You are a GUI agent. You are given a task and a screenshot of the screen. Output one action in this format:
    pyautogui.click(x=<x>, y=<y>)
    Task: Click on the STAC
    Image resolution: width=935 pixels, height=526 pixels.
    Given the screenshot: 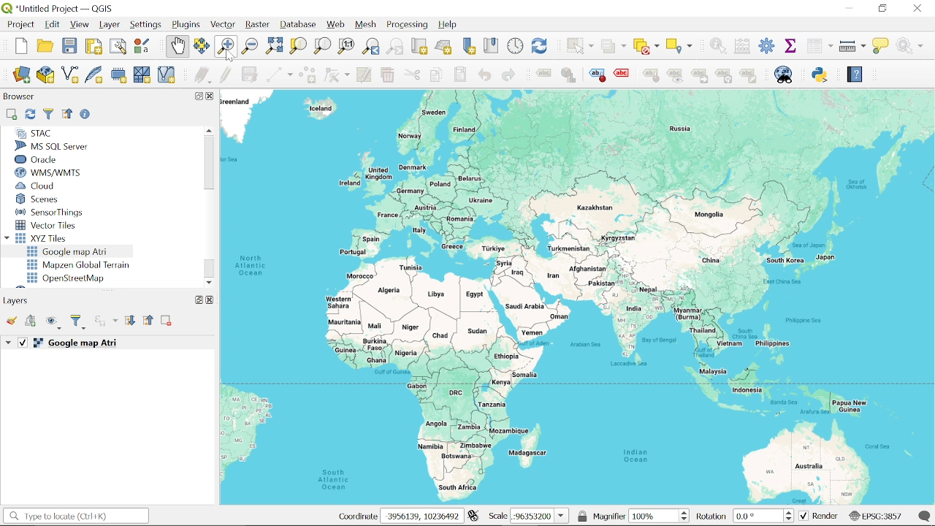 What is the action you would take?
    pyautogui.click(x=34, y=133)
    